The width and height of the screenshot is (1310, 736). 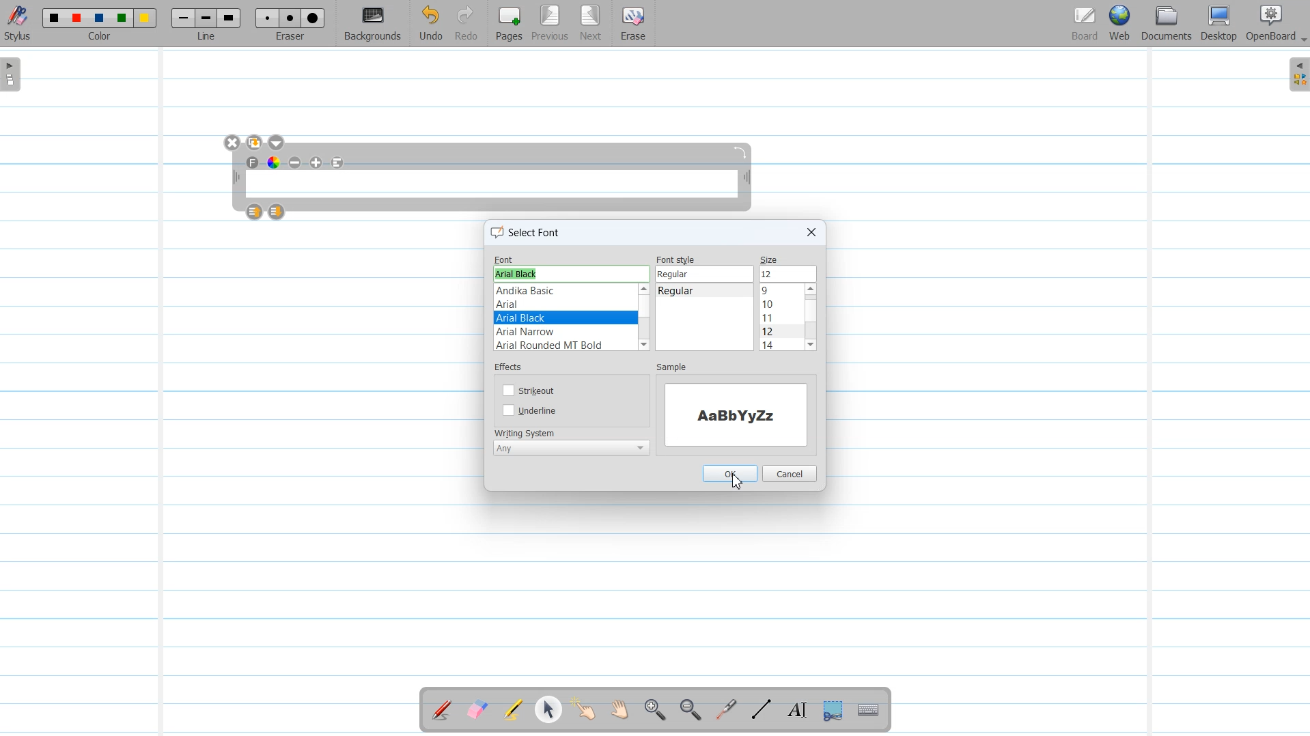 What do you see at coordinates (741, 151) in the screenshot?
I see `Rotate Text window` at bounding box center [741, 151].